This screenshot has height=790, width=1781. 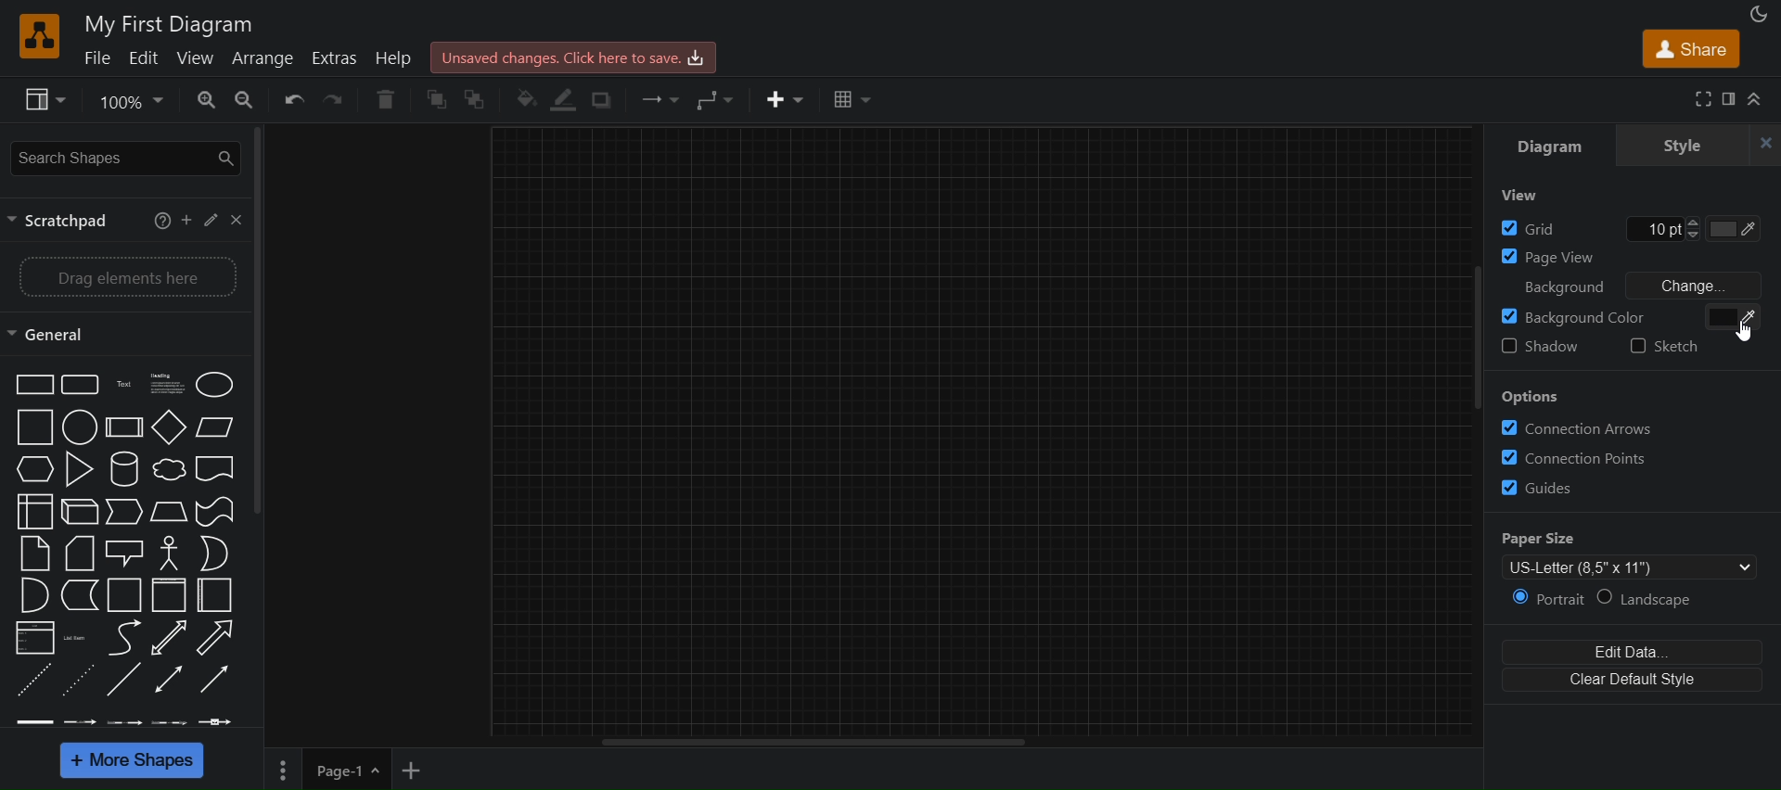 I want to click on logo, so click(x=40, y=34).